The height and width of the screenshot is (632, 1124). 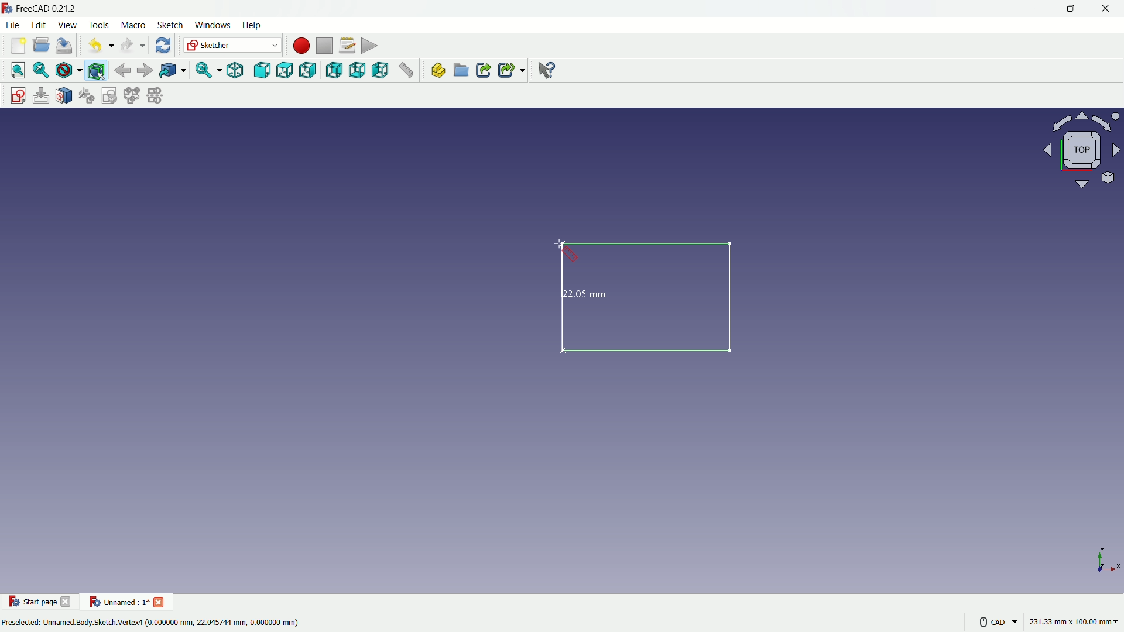 I want to click on close start page, so click(x=67, y=604).